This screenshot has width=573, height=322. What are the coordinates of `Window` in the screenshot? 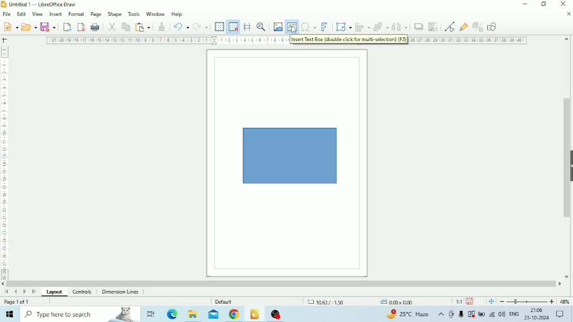 It's located at (156, 15).